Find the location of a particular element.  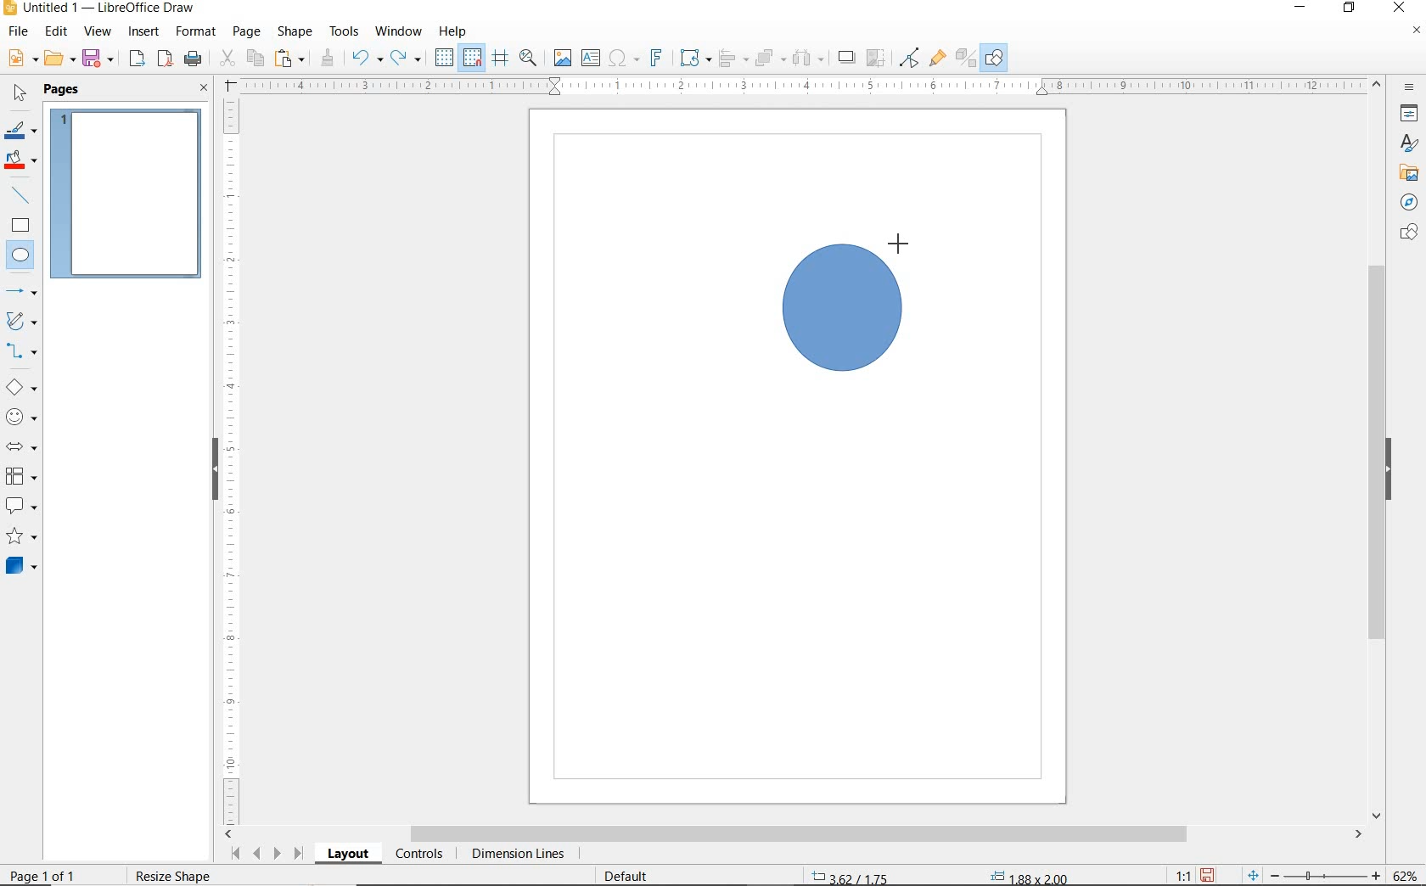

STYLES is located at coordinates (1405, 146).